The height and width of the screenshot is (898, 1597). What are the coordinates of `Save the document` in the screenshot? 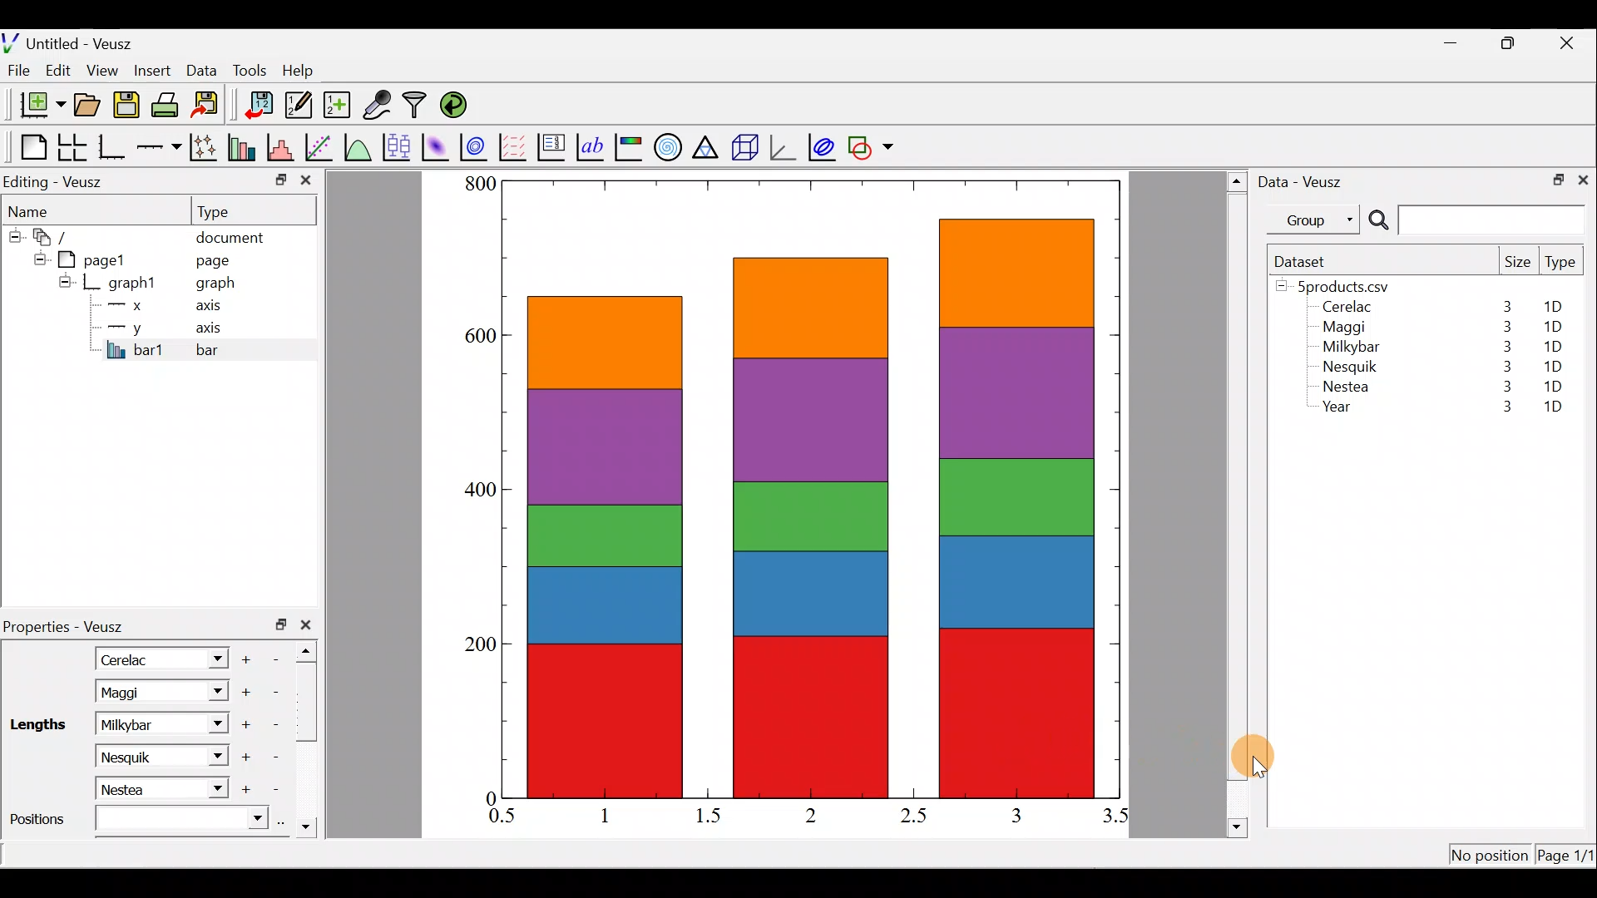 It's located at (128, 108).